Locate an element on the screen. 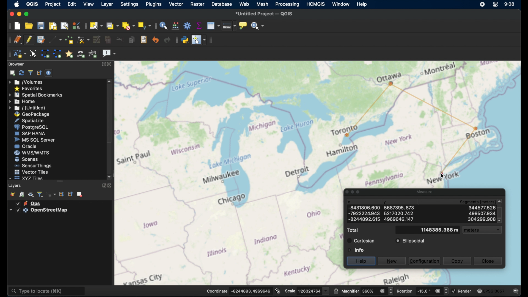 The image size is (528, 297). Y is located at coordinates (399, 208).